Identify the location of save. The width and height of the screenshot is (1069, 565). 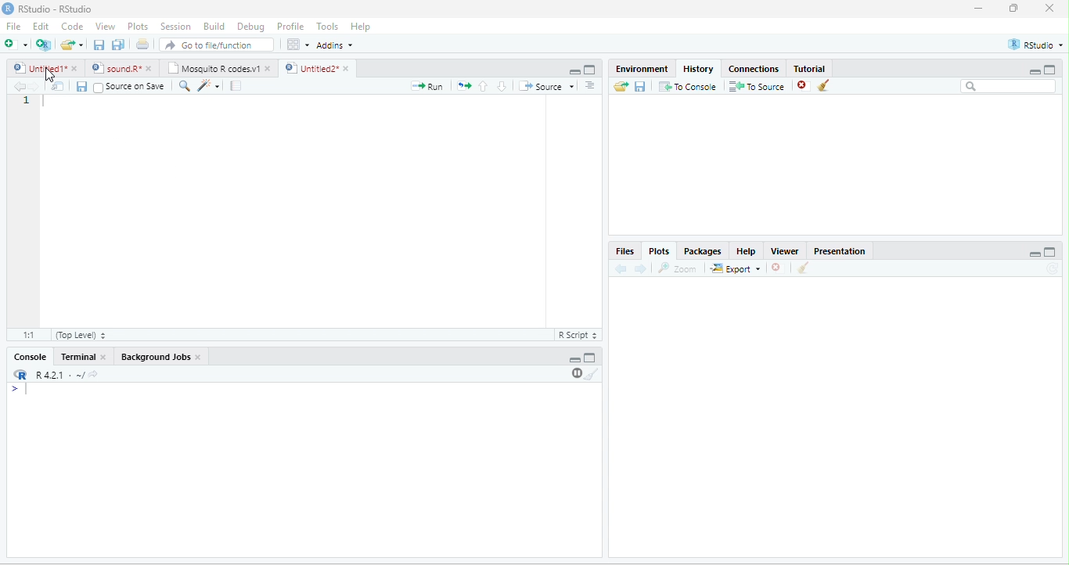
(81, 87).